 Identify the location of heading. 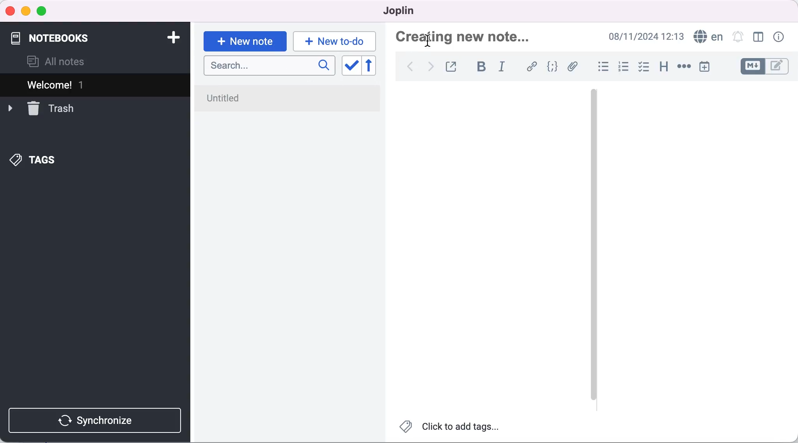
(664, 67).